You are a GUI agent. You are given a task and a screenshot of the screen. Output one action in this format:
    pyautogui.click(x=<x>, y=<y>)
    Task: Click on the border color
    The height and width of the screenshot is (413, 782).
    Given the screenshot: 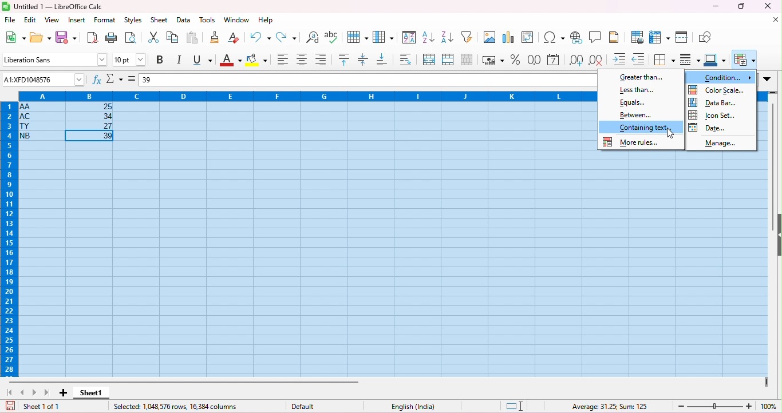 What is the action you would take?
    pyautogui.click(x=716, y=59)
    